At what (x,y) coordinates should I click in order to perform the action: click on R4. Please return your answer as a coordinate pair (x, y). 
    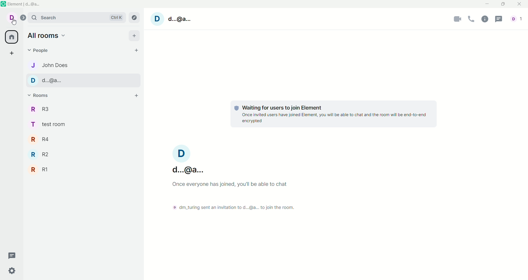
    Looking at the image, I should click on (42, 139).